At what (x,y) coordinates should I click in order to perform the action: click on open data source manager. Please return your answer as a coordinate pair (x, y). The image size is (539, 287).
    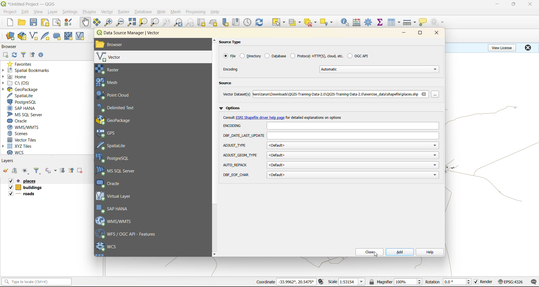
    Looking at the image, I should click on (10, 36).